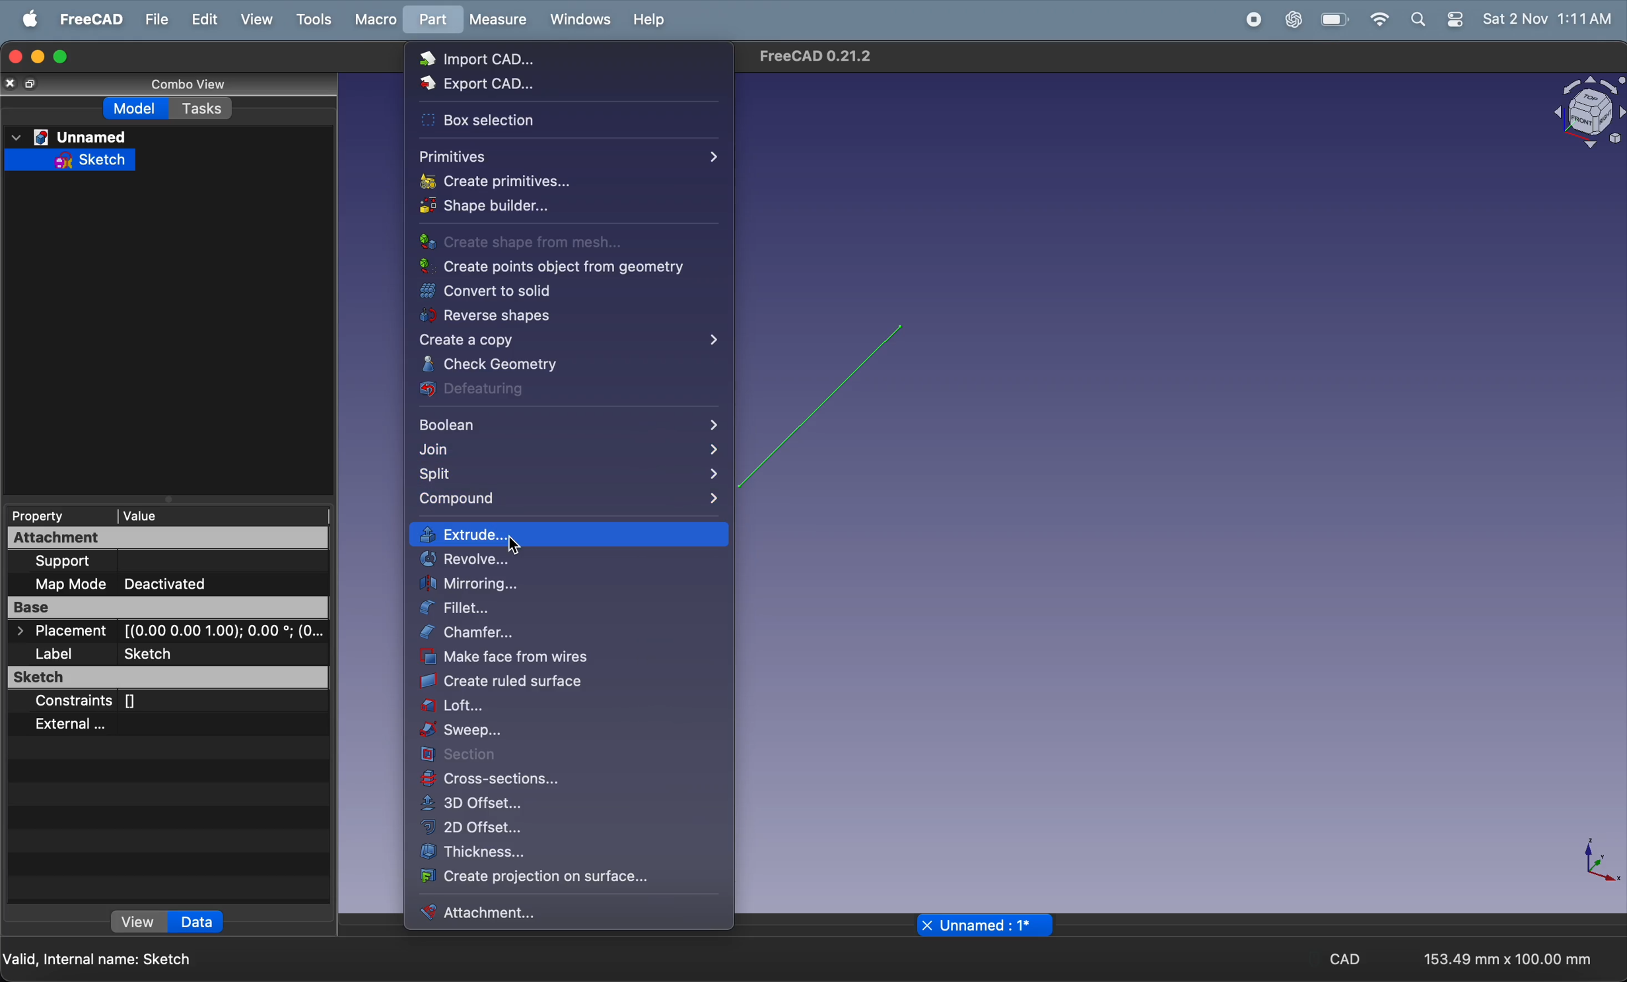 Image resolution: width=1627 pixels, height=982 pixels. I want to click on view, so click(254, 20).